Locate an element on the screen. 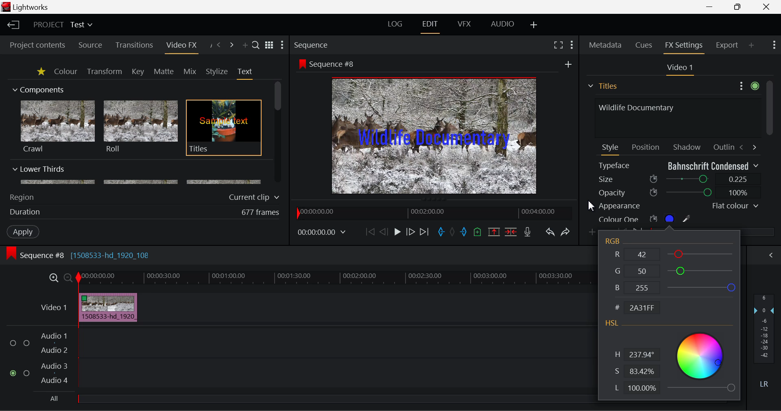 The height and width of the screenshot is (411, 781). Back to Homepage is located at coordinates (12, 25).